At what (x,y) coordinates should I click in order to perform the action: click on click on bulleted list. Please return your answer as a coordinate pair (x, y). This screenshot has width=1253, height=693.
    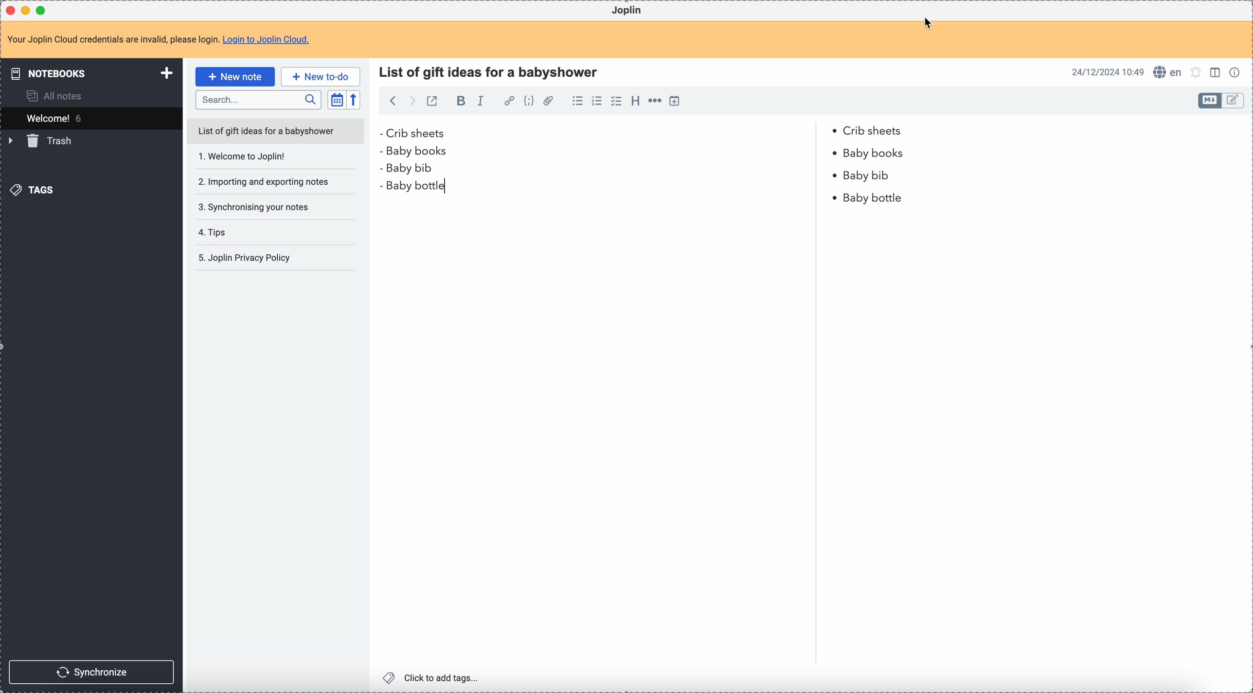
    Looking at the image, I should click on (580, 102).